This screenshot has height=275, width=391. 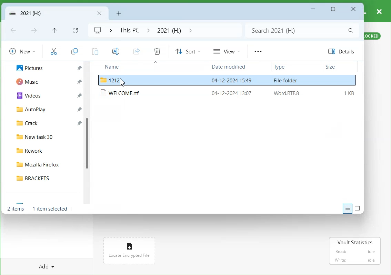 What do you see at coordinates (290, 67) in the screenshot?
I see `Type` at bounding box center [290, 67].